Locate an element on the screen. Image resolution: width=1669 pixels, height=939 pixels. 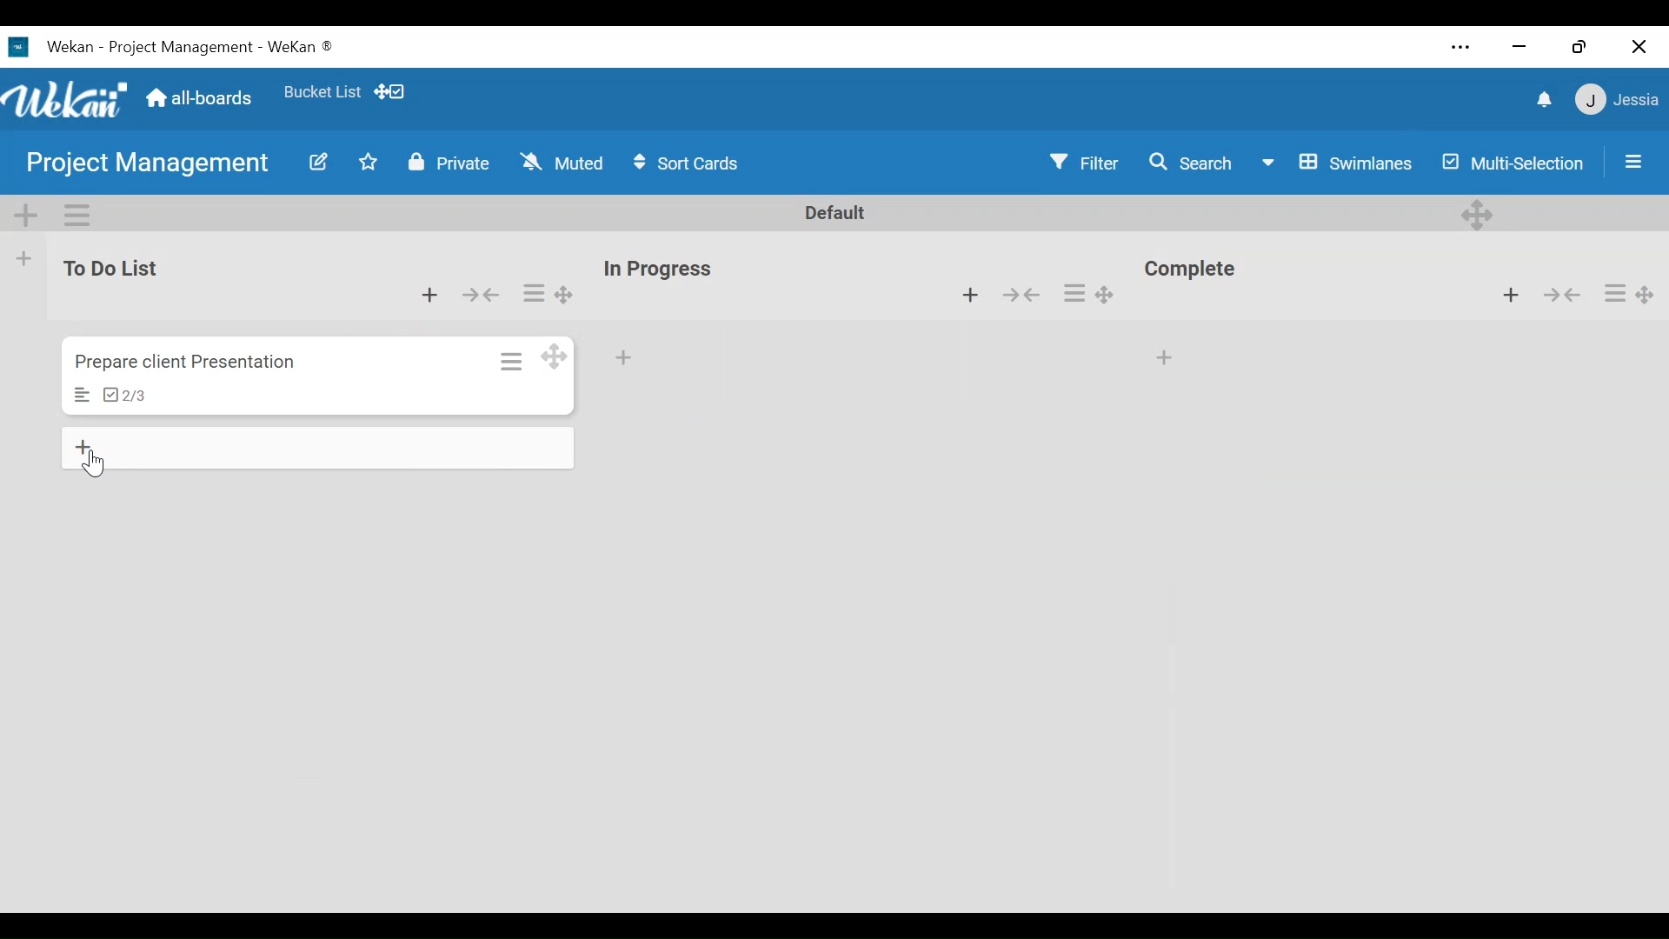
Desktop drag handle is located at coordinates (1114, 291).